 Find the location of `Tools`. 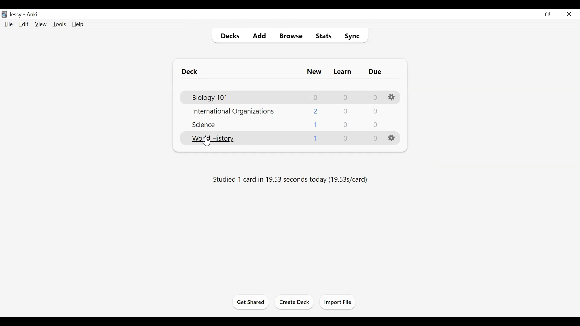

Tools is located at coordinates (59, 24).